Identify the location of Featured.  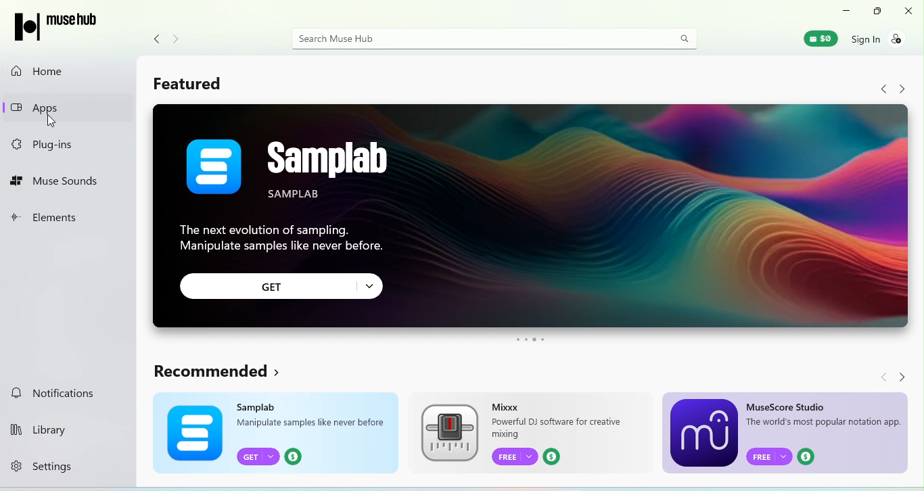
(200, 87).